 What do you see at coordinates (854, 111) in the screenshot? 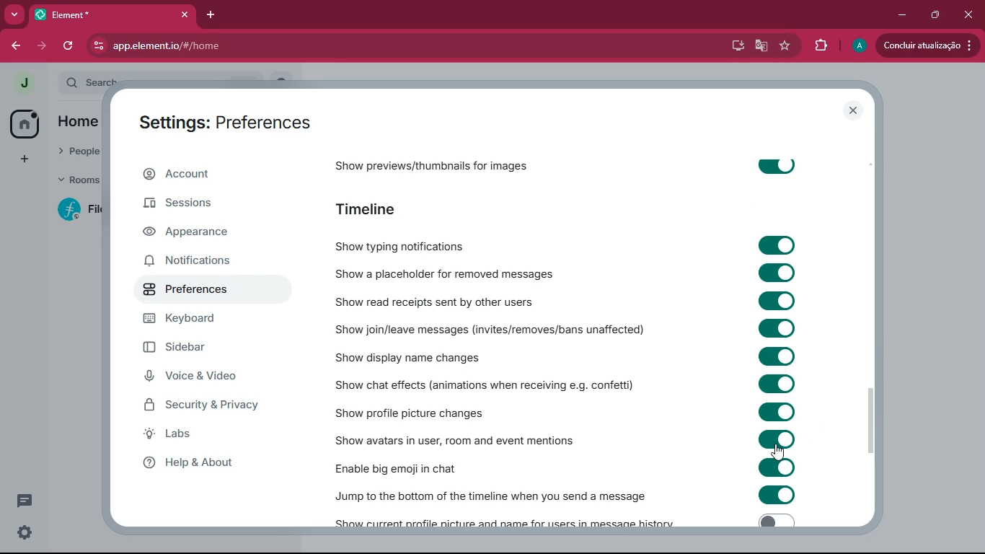
I see `close` at bounding box center [854, 111].